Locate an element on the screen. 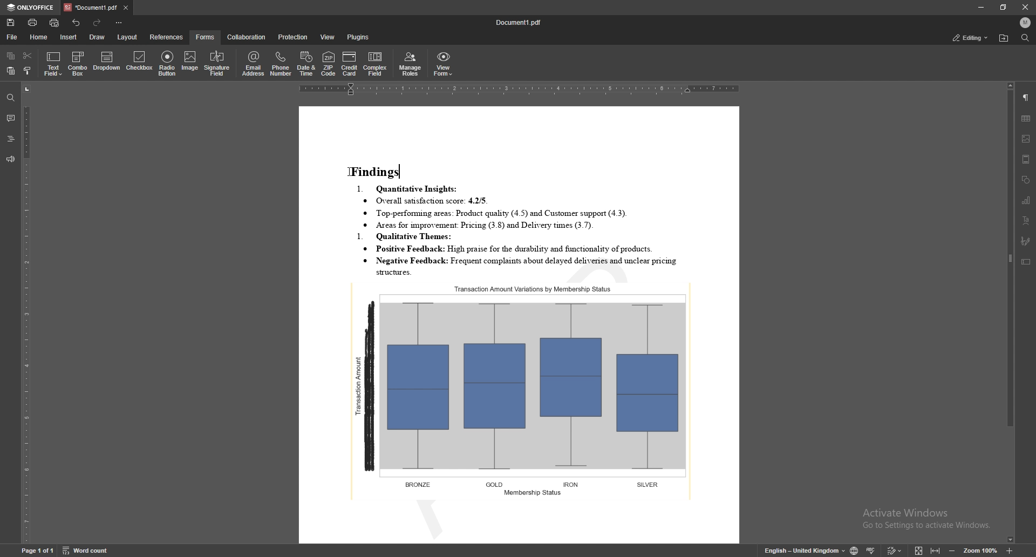  scroll down is located at coordinates (1010, 540).